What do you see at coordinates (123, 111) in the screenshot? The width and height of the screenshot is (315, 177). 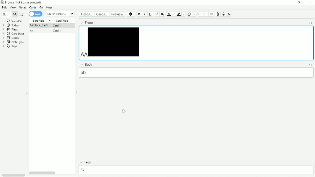 I see `Cursor` at bounding box center [123, 111].